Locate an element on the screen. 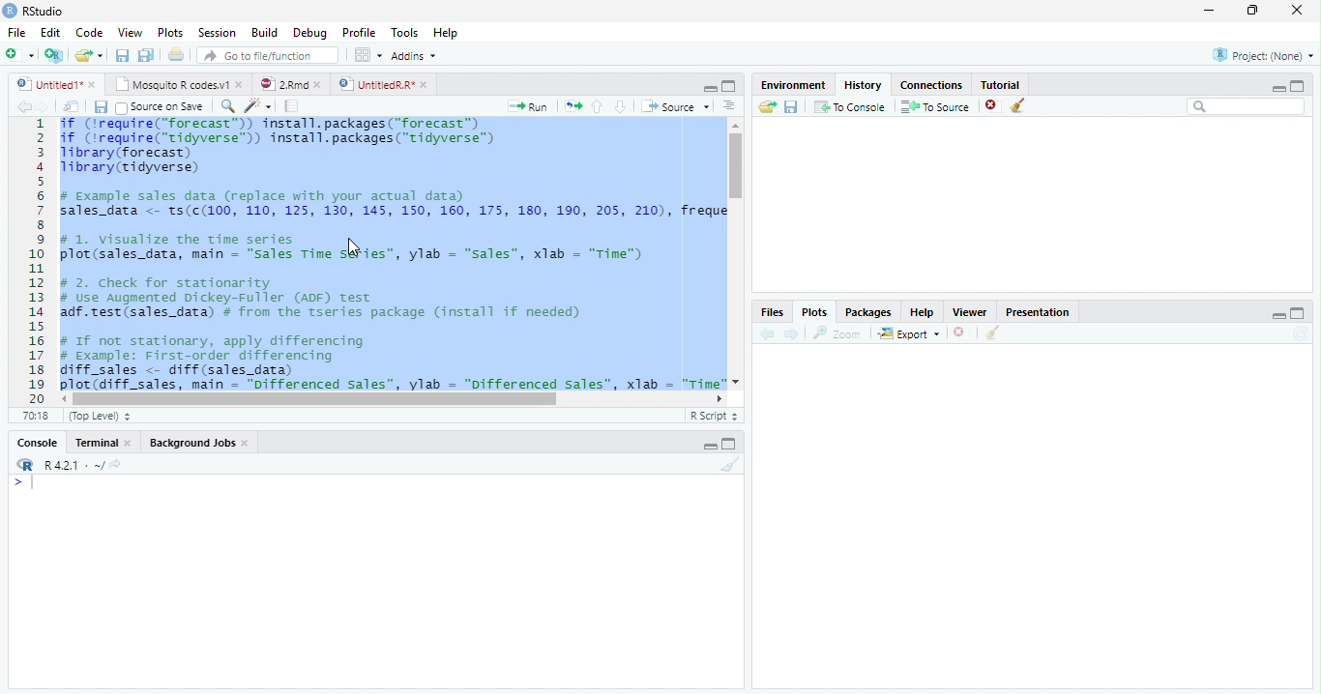 The image size is (1321, 694). Mosquito R Codes.v1 is located at coordinates (179, 85).